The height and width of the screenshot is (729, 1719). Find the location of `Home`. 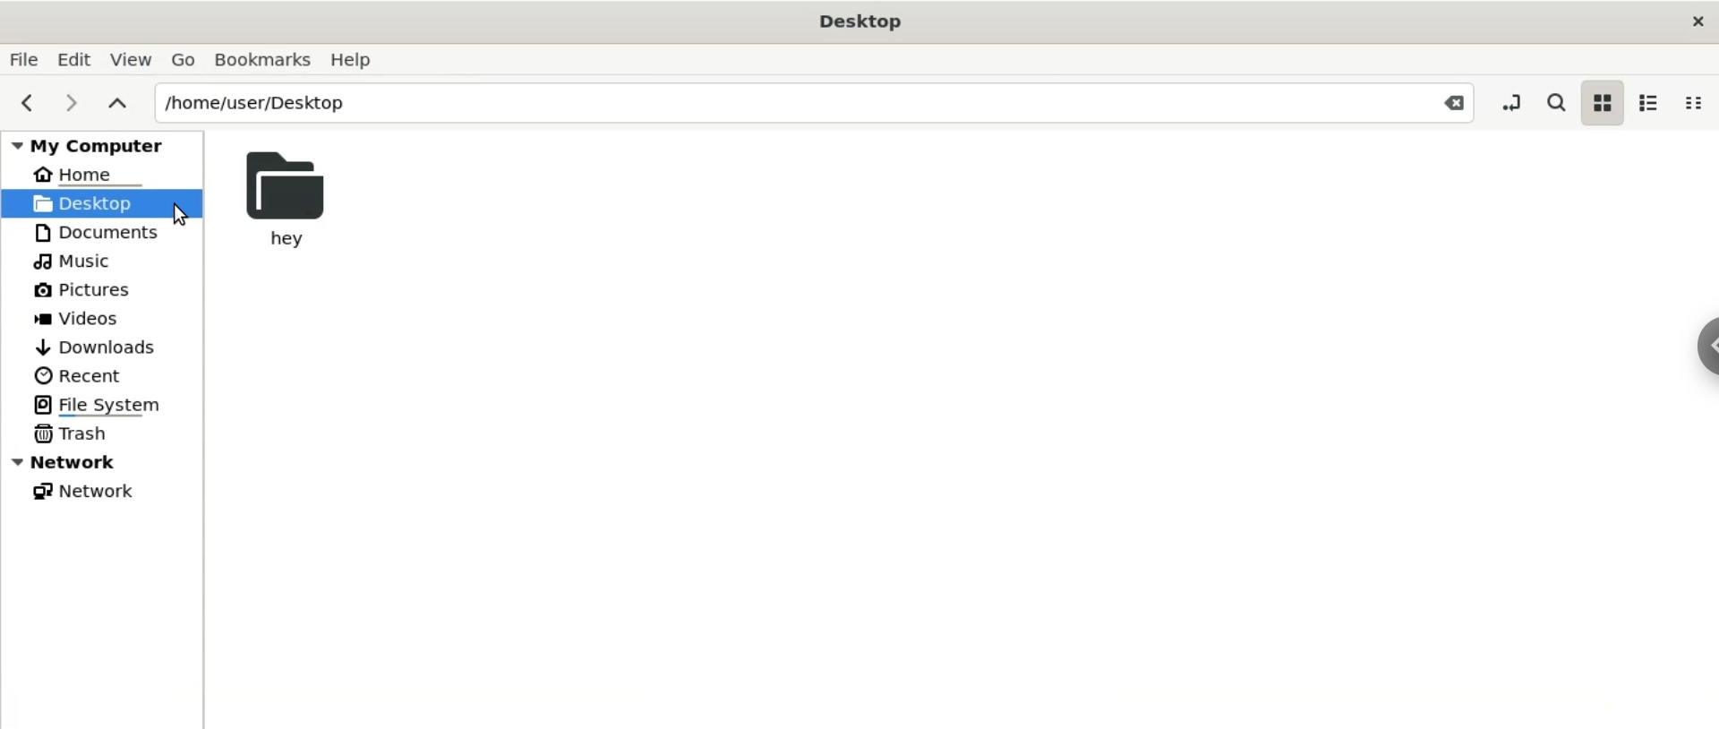

Home is located at coordinates (87, 174).